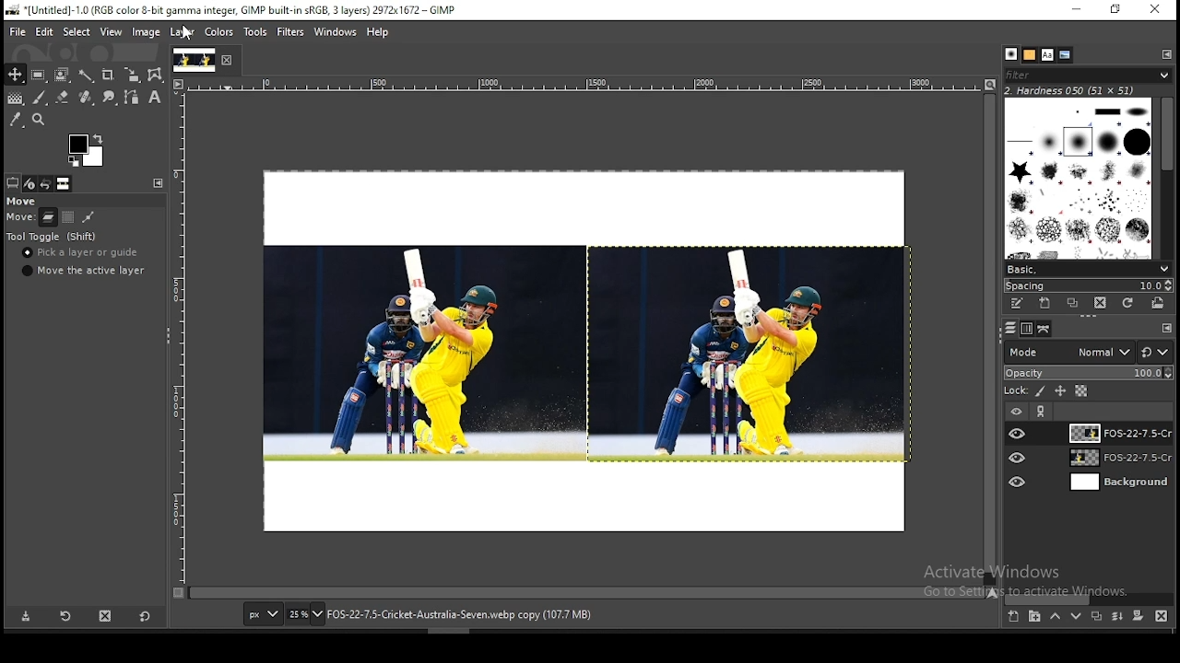  I want to click on blend mode, so click(1088, 352).